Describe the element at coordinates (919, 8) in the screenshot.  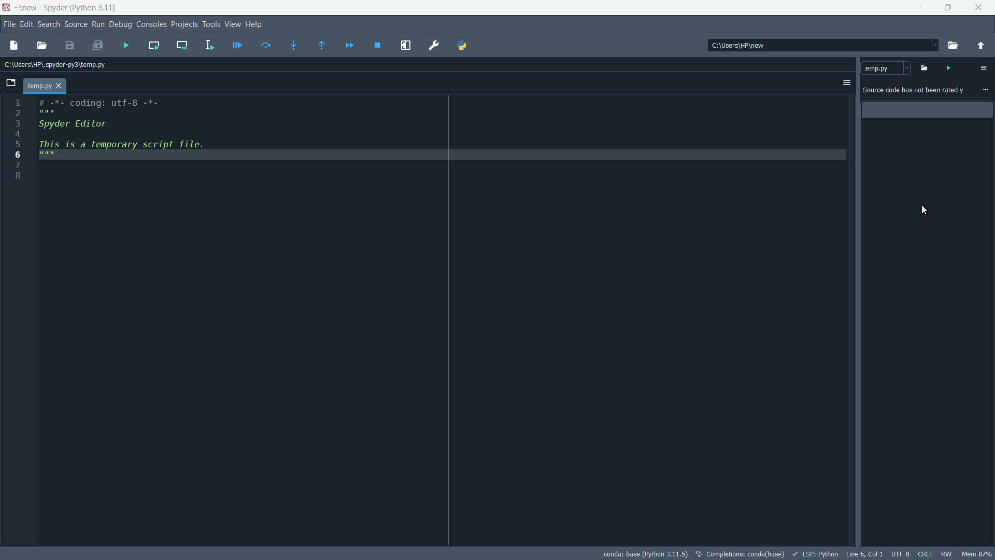
I see `minimize` at that location.